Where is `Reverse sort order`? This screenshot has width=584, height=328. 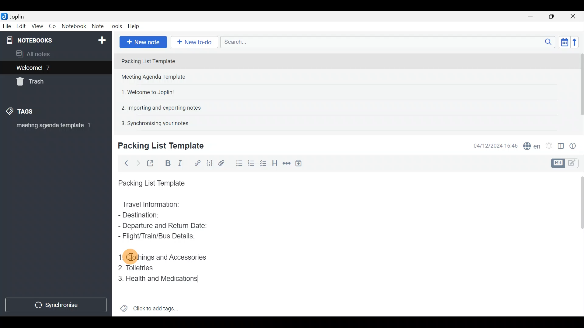 Reverse sort order is located at coordinates (577, 42).